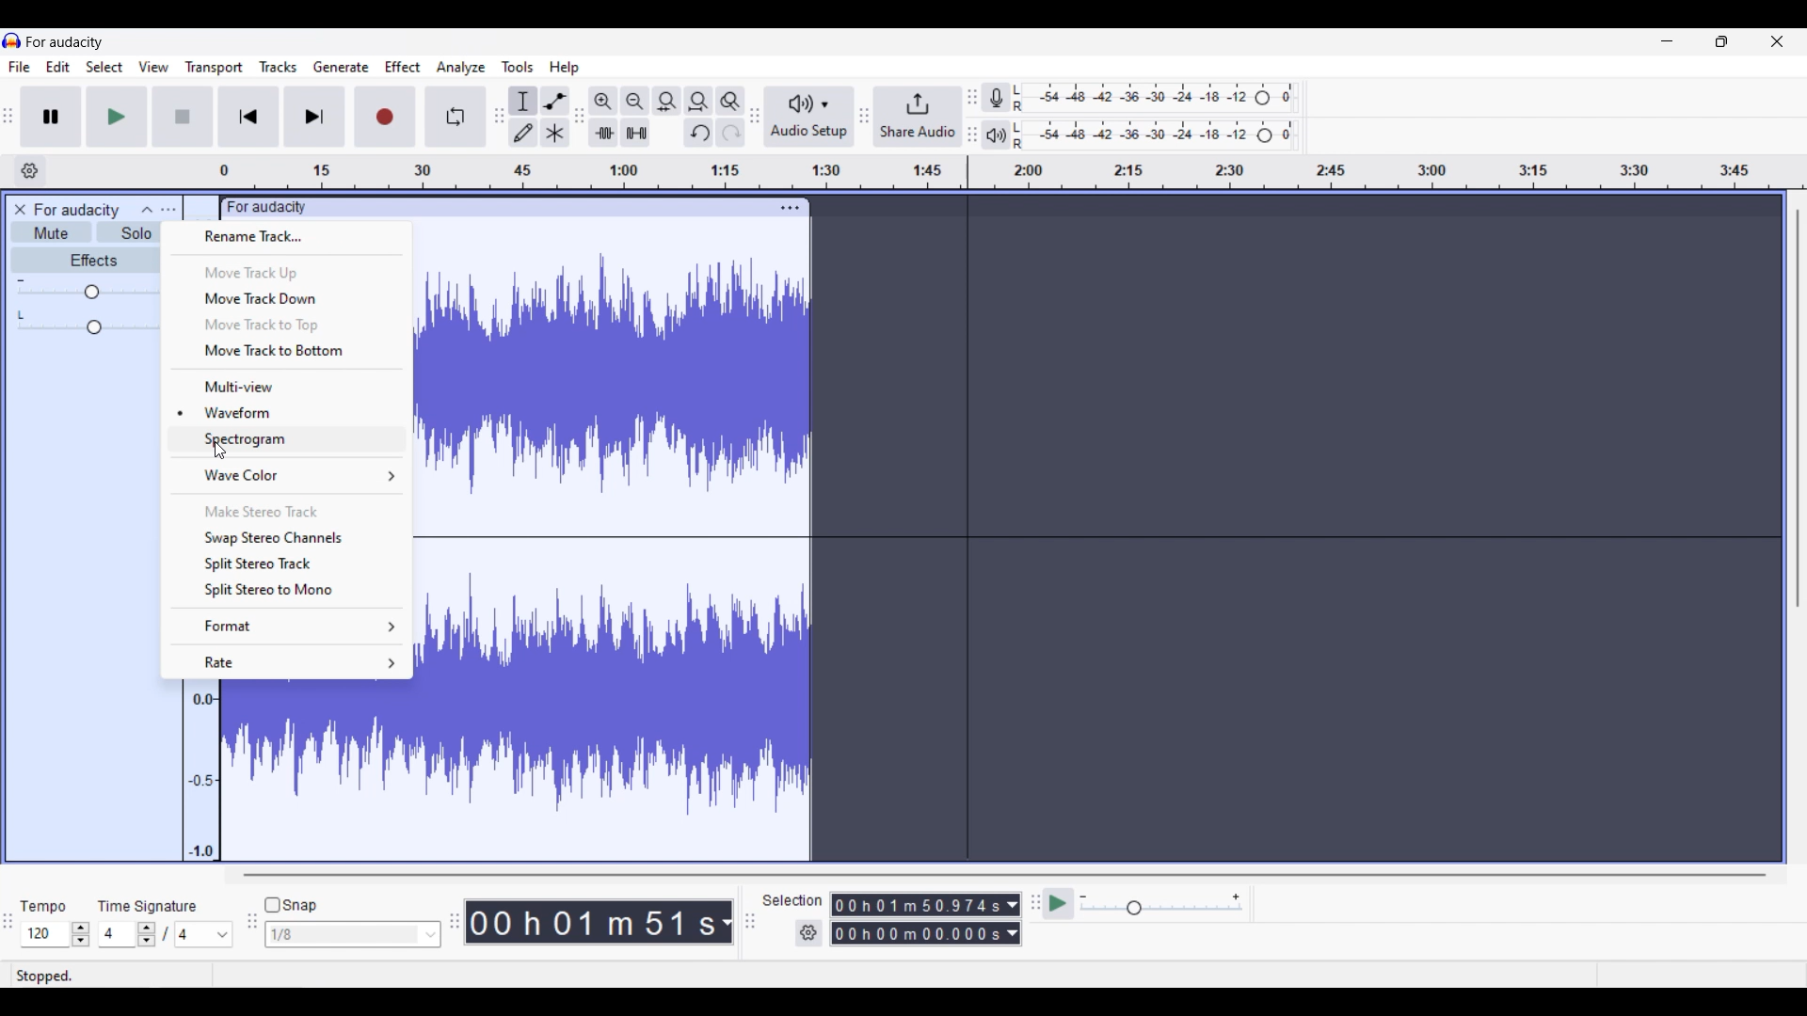 The image size is (1807, 1016). Describe the element at coordinates (1722, 41) in the screenshot. I see `Show in smaller tab` at that location.